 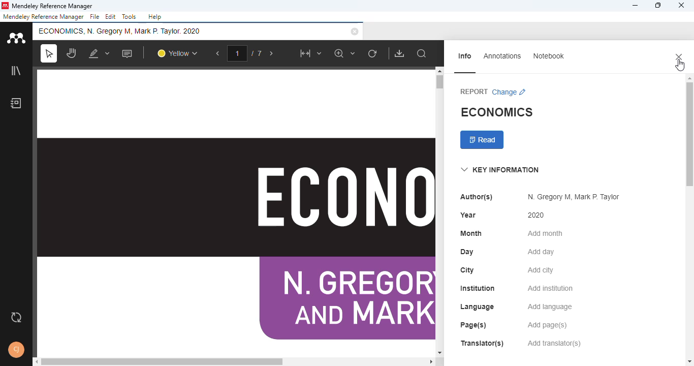 I want to click on mendeley reference manager, so click(x=54, y=5).